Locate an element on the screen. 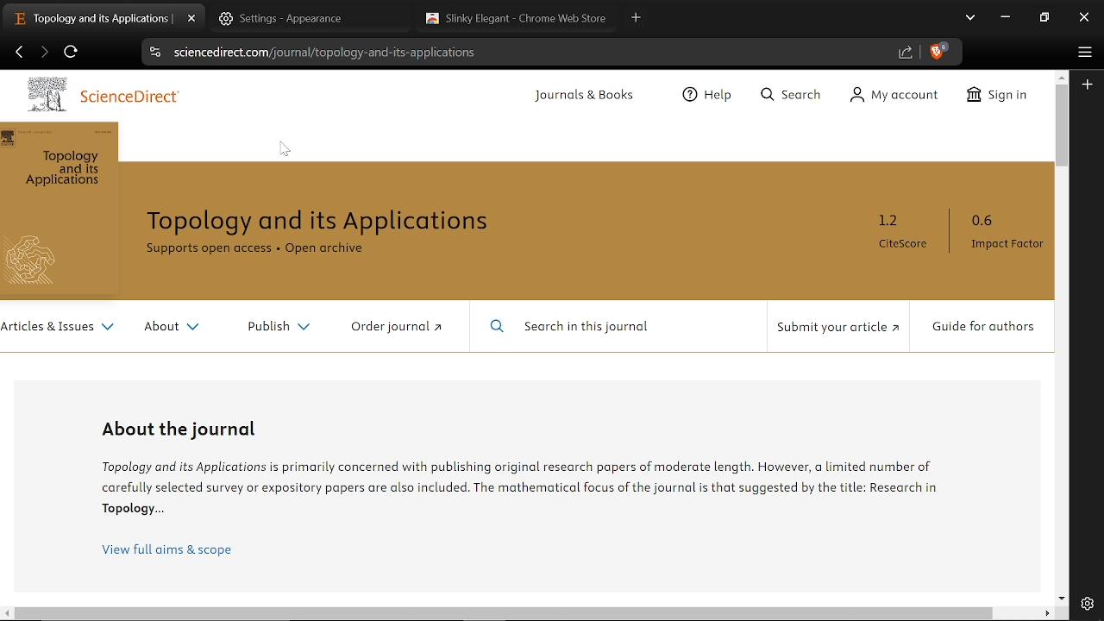  Information about topology is located at coordinates (530, 486).